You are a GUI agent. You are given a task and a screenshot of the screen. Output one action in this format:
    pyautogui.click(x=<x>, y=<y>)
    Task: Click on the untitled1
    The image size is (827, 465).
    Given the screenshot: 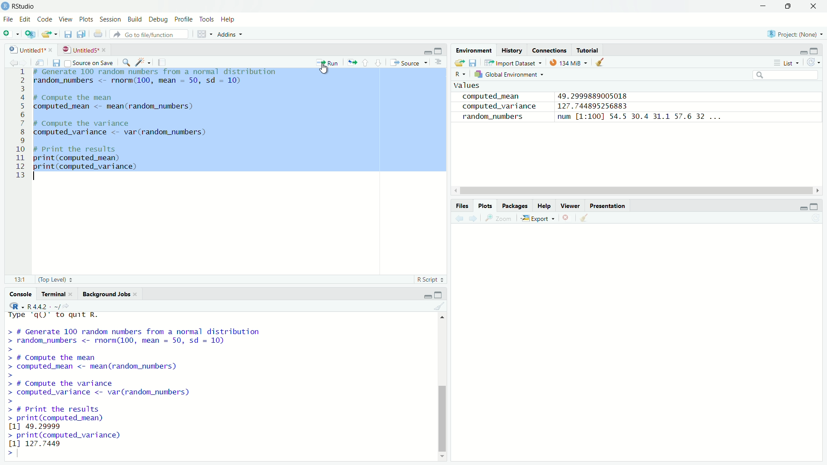 What is the action you would take?
    pyautogui.click(x=22, y=49)
    